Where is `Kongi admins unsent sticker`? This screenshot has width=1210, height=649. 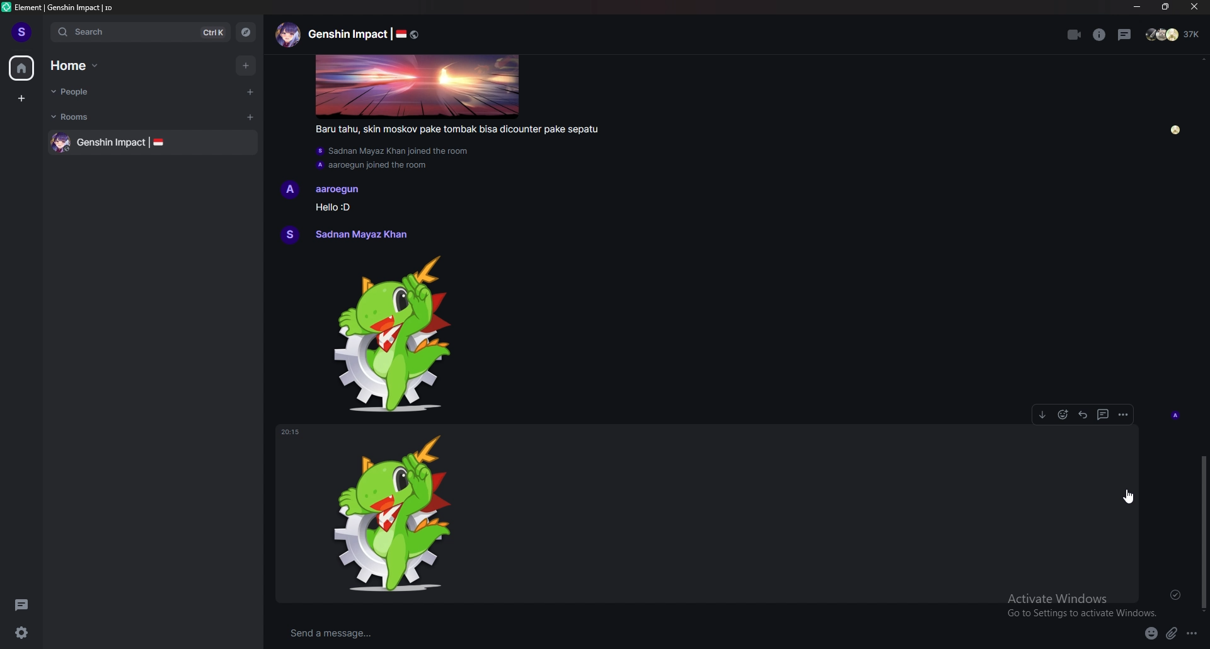
Kongi admins unsent sticker is located at coordinates (392, 513).